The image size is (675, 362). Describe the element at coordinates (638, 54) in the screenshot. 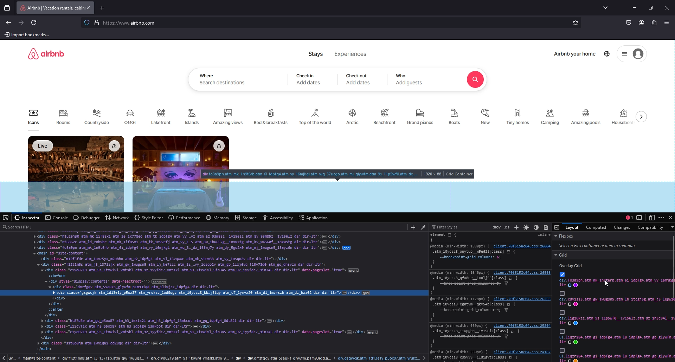

I see `Account avatar ` at that location.